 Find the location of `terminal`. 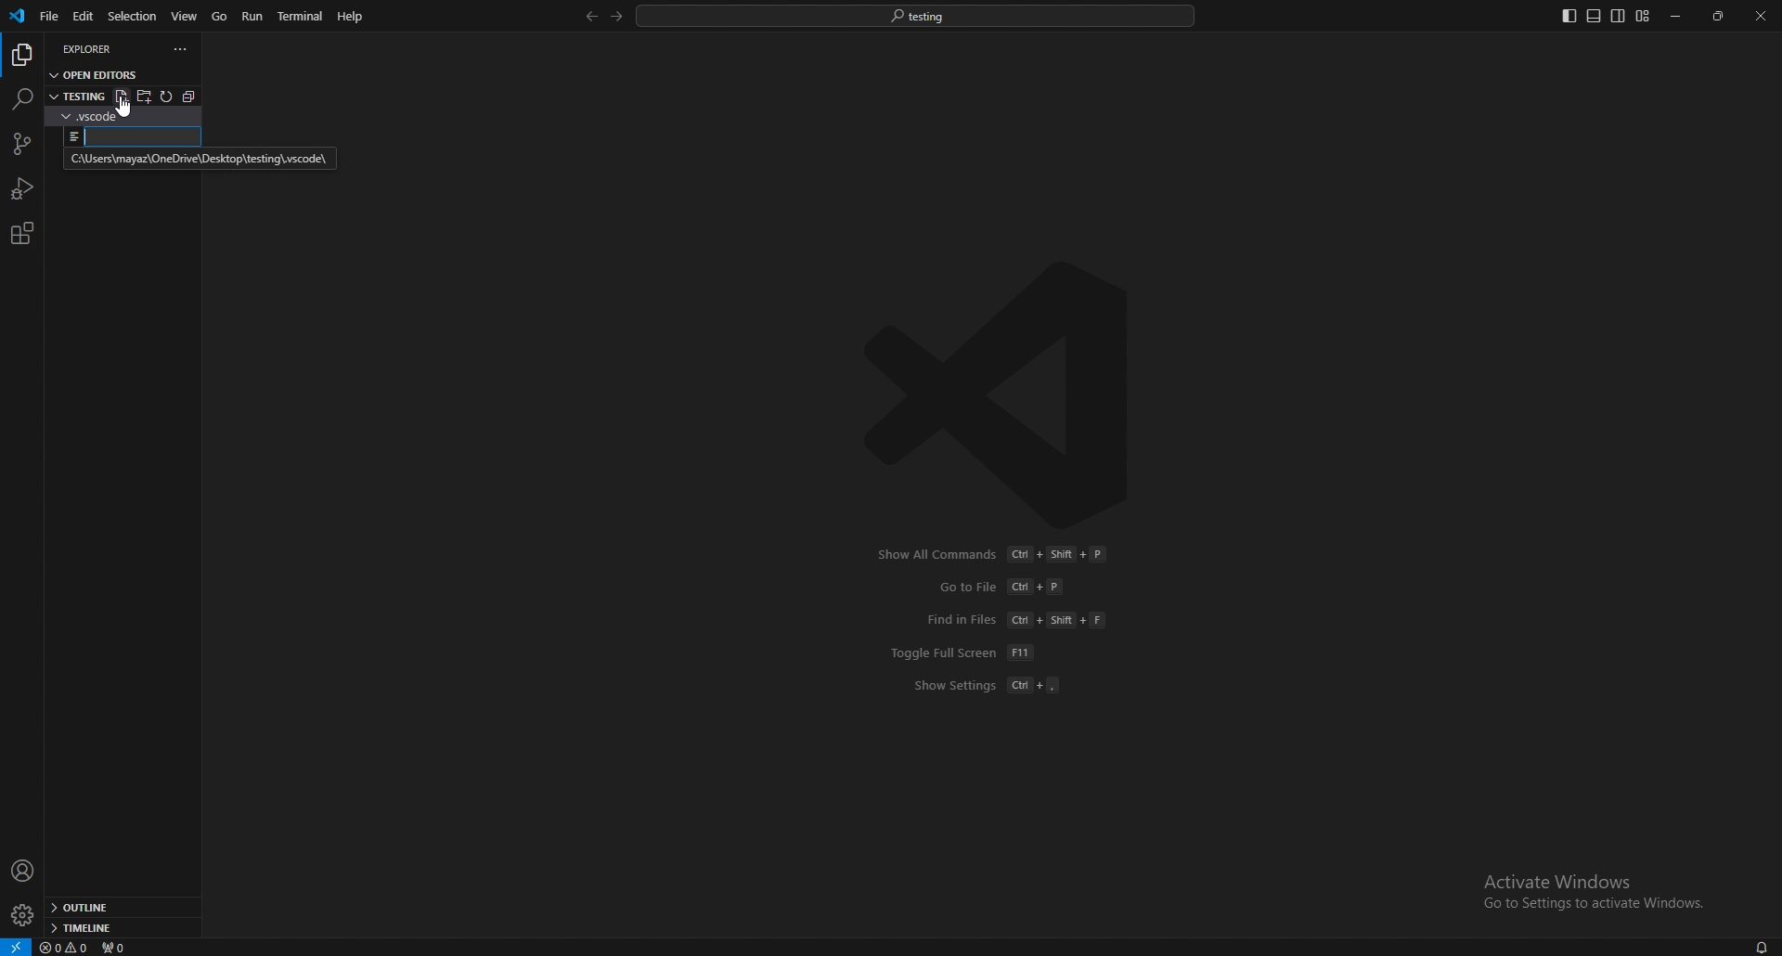

terminal is located at coordinates (303, 17).